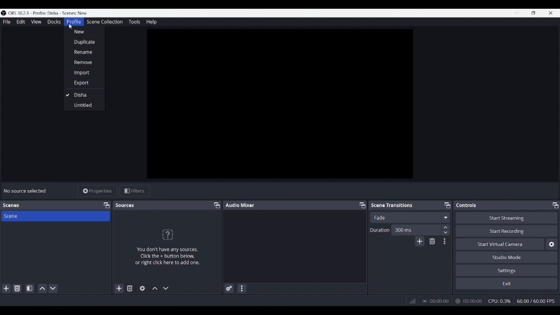  What do you see at coordinates (119, 288) in the screenshot?
I see `Add source` at bounding box center [119, 288].